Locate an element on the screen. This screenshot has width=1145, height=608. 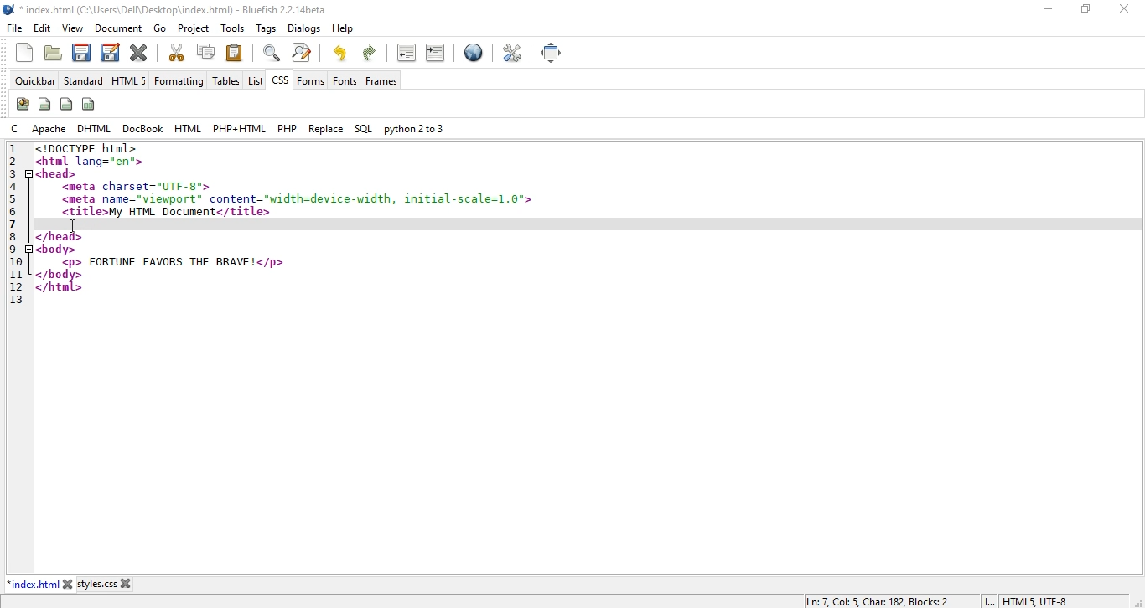
php-html is located at coordinates (239, 129).